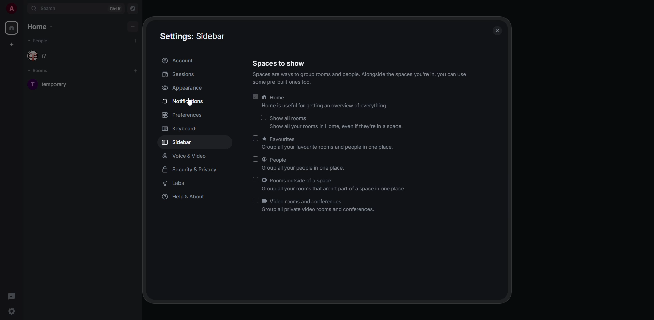 The width and height of the screenshot is (654, 320). I want to click on sessions, so click(180, 74).